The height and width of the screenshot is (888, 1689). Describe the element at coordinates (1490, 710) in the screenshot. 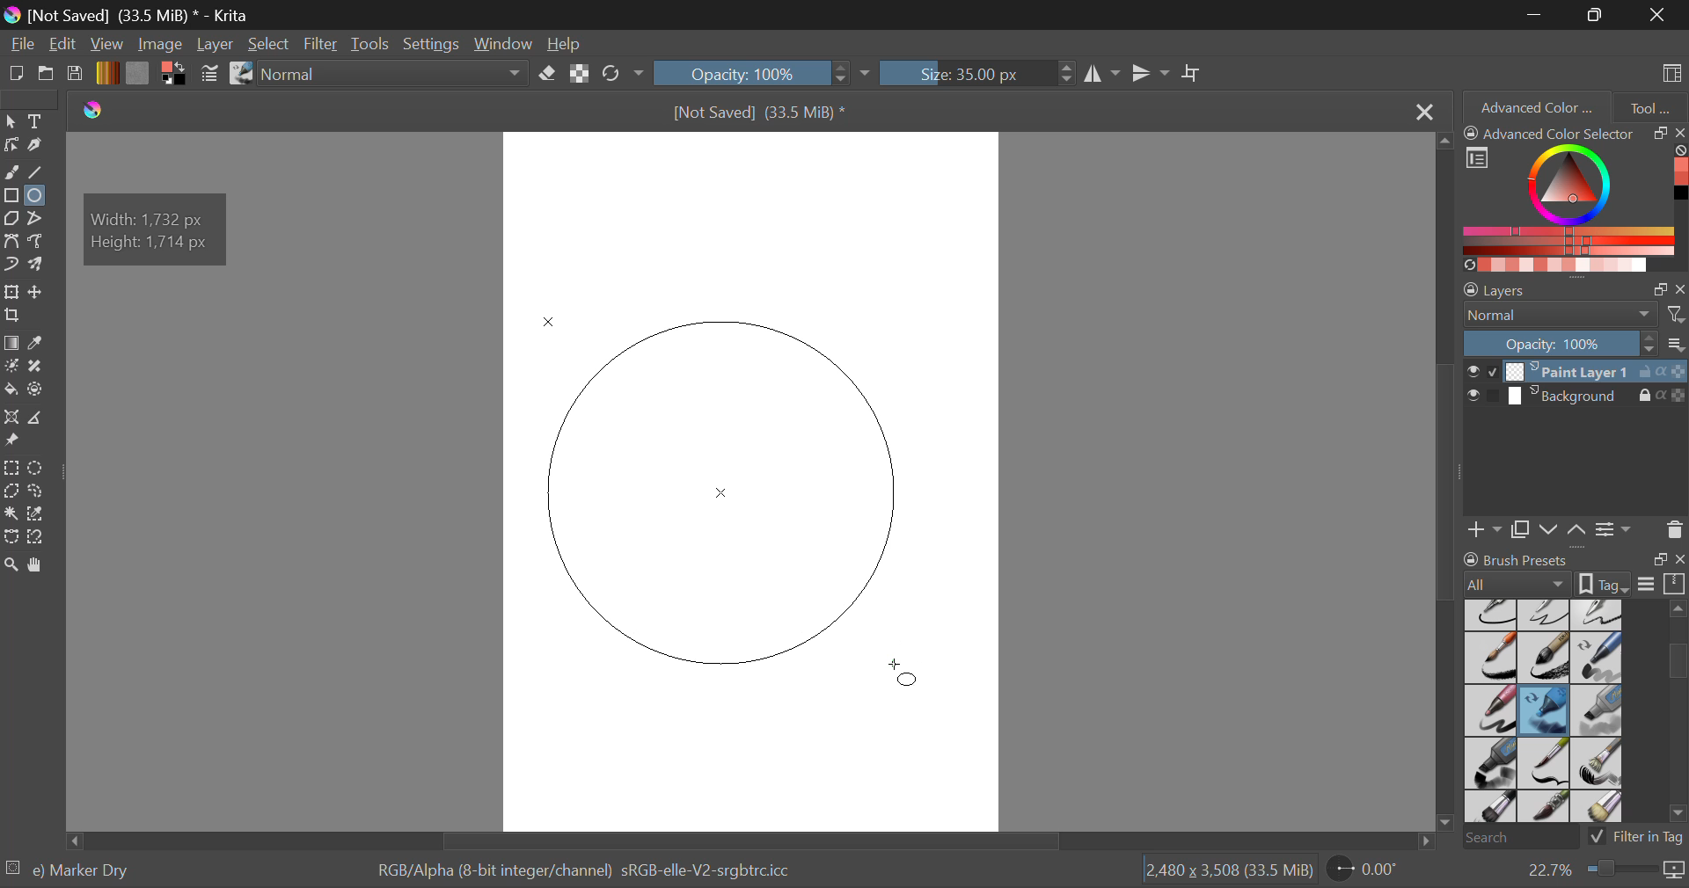

I see `Marker Smooth` at that location.